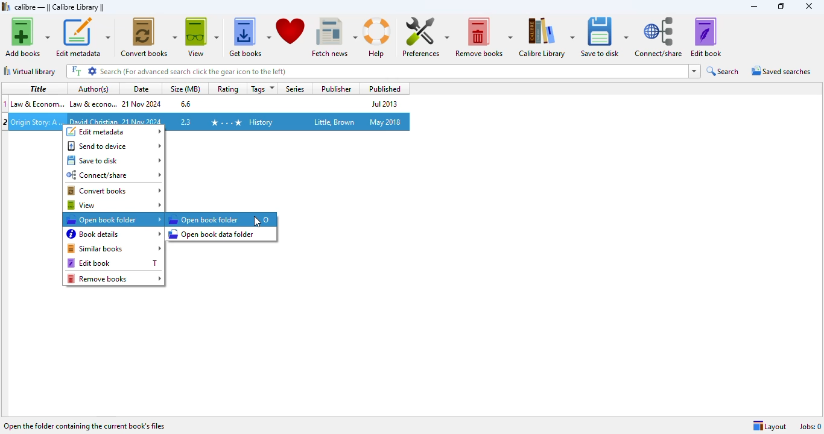 This screenshot has width=824, height=434. I want to click on saved searches, so click(780, 71).